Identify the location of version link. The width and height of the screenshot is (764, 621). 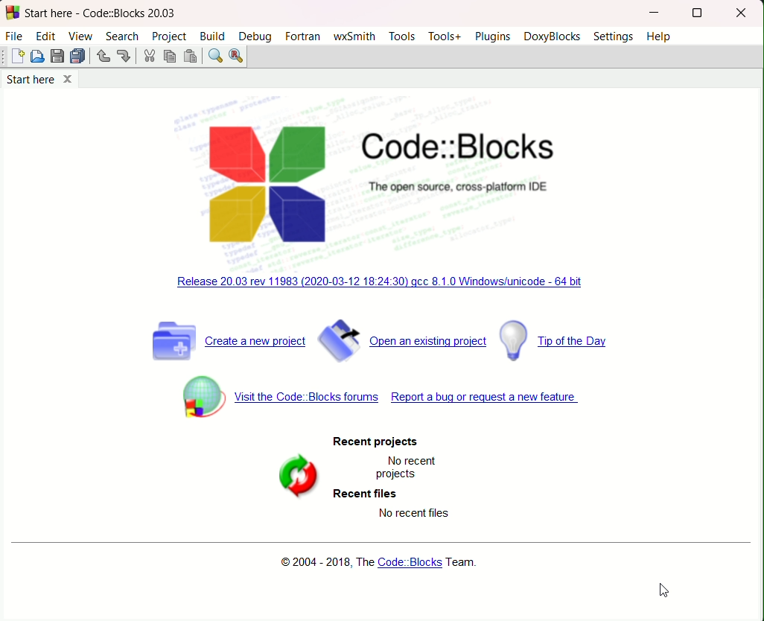
(382, 281).